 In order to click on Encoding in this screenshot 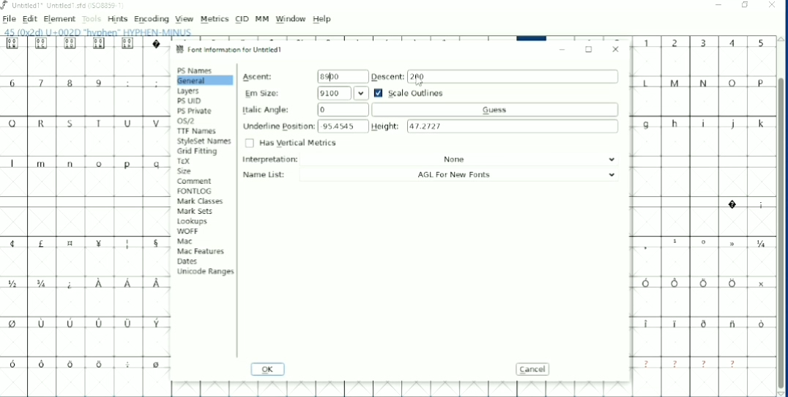, I will do `click(151, 19)`.